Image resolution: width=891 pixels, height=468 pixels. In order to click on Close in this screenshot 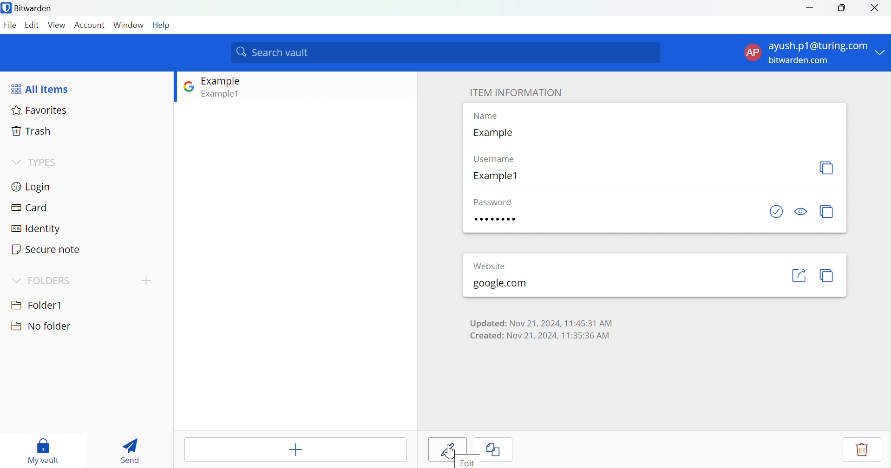, I will do `click(878, 8)`.